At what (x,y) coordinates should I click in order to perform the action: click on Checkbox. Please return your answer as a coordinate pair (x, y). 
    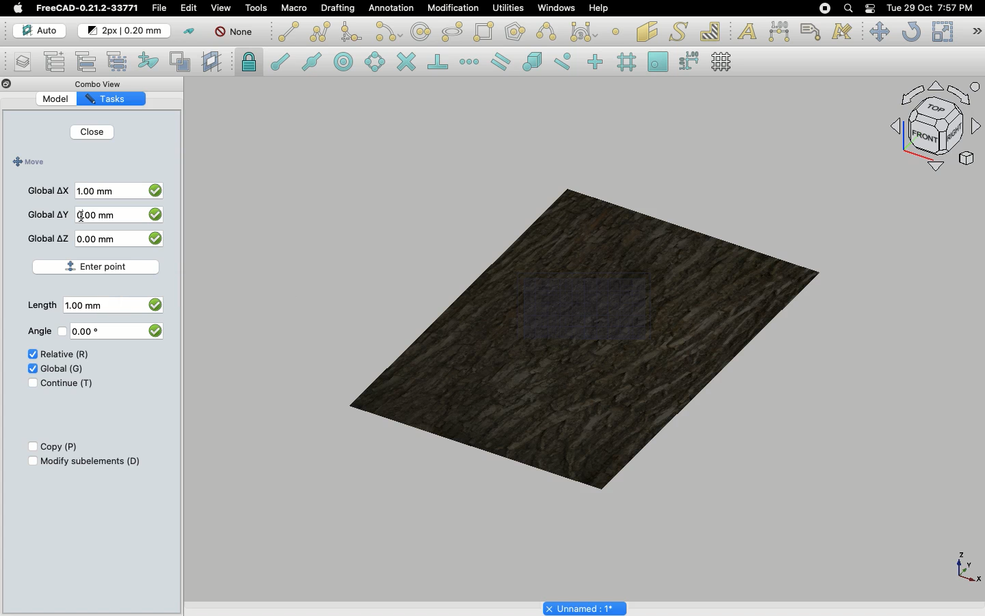
    Looking at the image, I should click on (31, 461).